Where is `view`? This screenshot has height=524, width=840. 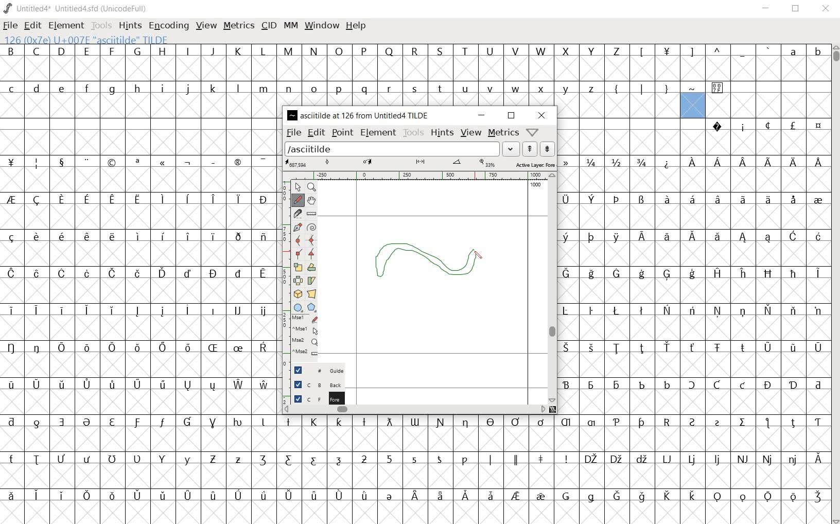
view is located at coordinates (470, 132).